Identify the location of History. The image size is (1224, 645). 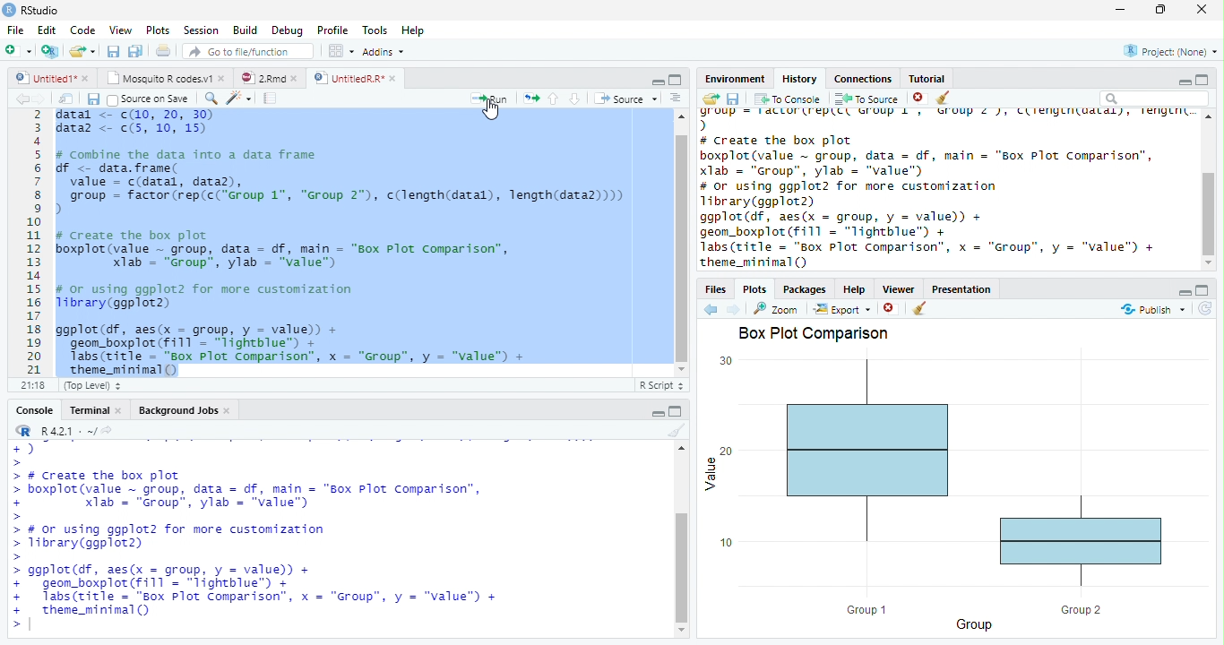
(800, 79).